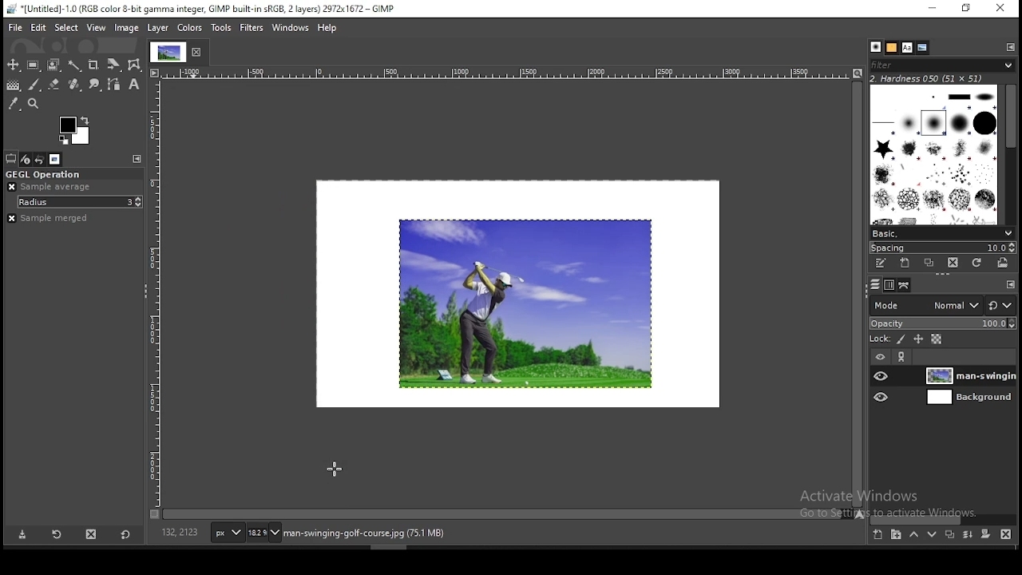 This screenshot has width=1022, height=575. I want to click on colors, so click(191, 28).